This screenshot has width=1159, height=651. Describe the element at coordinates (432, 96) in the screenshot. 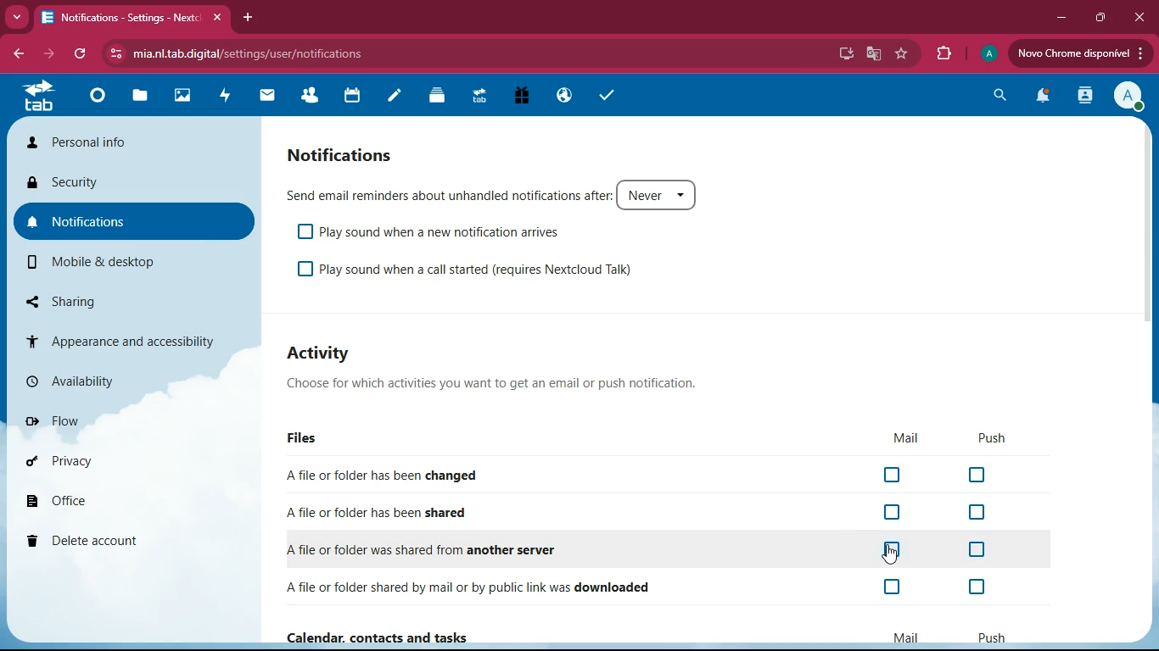

I see `layers` at that location.